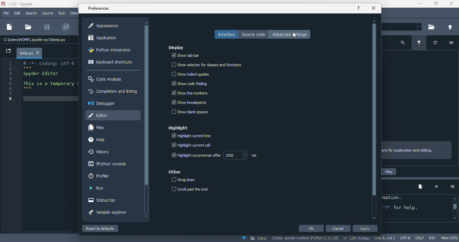 The height and width of the screenshot is (242, 459). Describe the element at coordinates (451, 5) in the screenshot. I see `close` at that location.